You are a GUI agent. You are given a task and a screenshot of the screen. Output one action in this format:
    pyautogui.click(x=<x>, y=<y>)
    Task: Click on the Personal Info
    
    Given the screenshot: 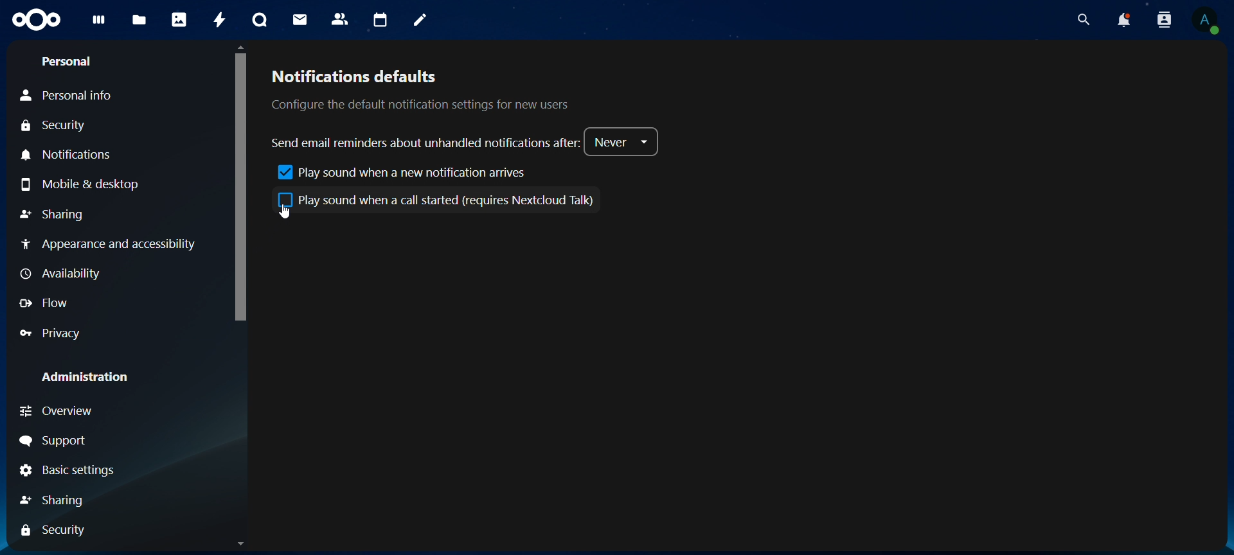 What is the action you would take?
    pyautogui.click(x=63, y=94)
    